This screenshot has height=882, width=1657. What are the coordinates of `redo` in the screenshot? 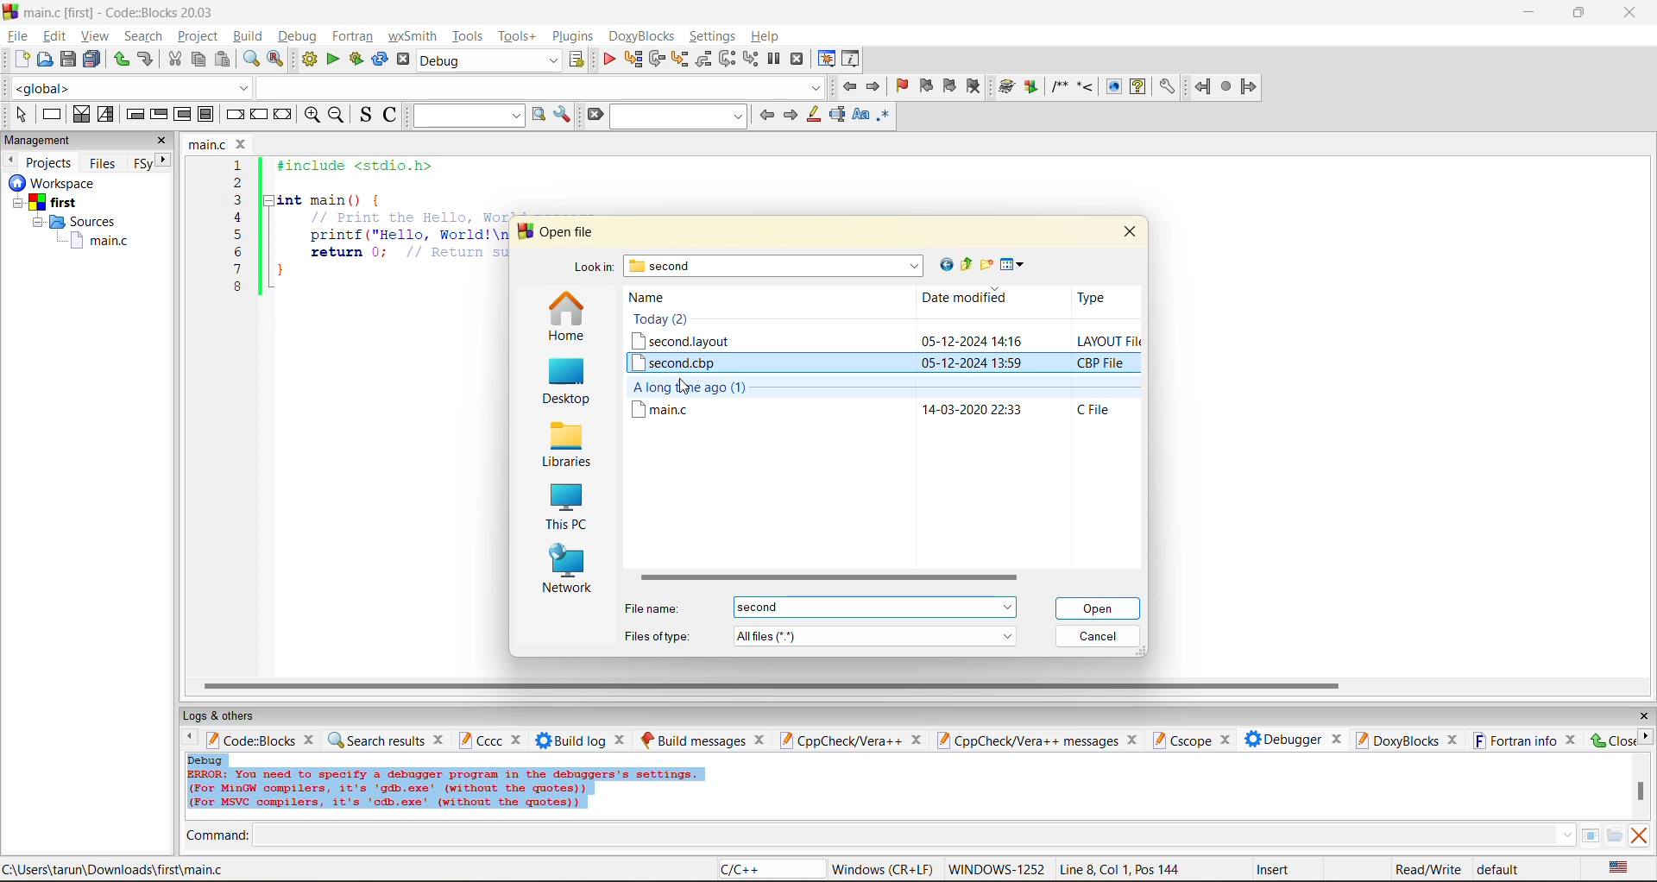 It's located at (121, 60).